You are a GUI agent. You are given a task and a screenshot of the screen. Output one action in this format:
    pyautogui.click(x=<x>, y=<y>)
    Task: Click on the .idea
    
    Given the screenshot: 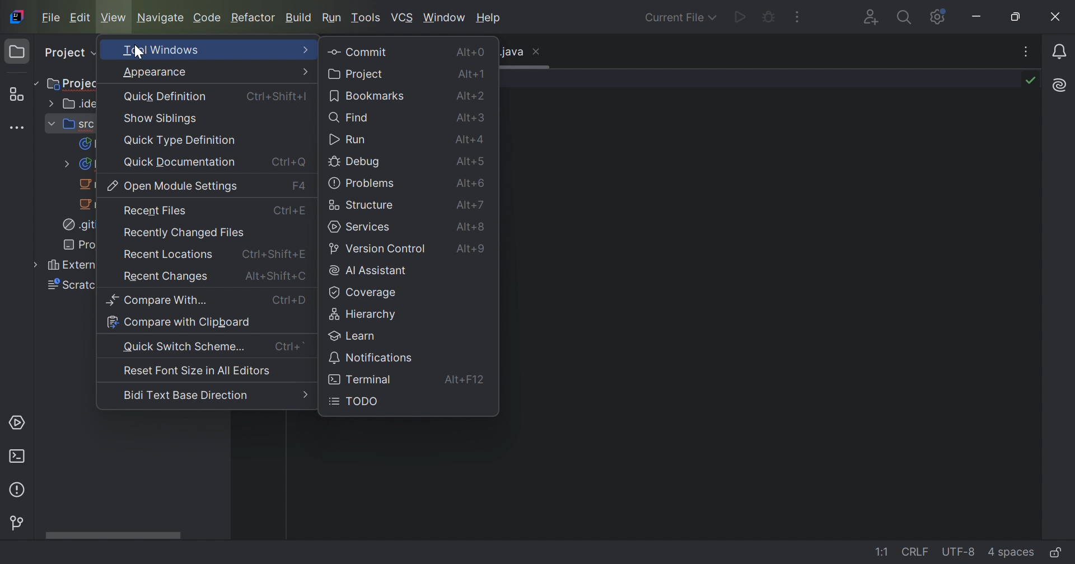 What is the action you would take?
    pyautogui.click(x=74, y=103)
    